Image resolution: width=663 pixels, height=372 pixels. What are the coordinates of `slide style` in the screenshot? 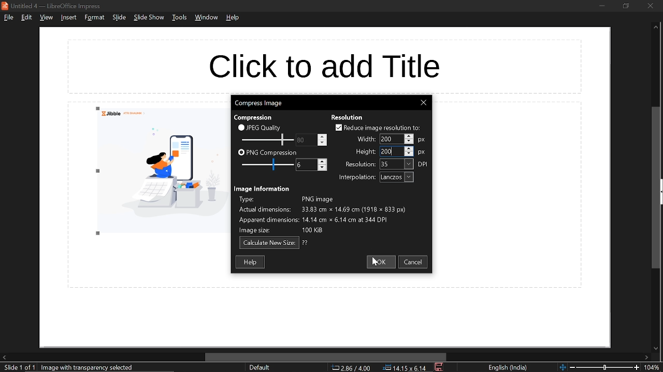 It's located at (260, 367).